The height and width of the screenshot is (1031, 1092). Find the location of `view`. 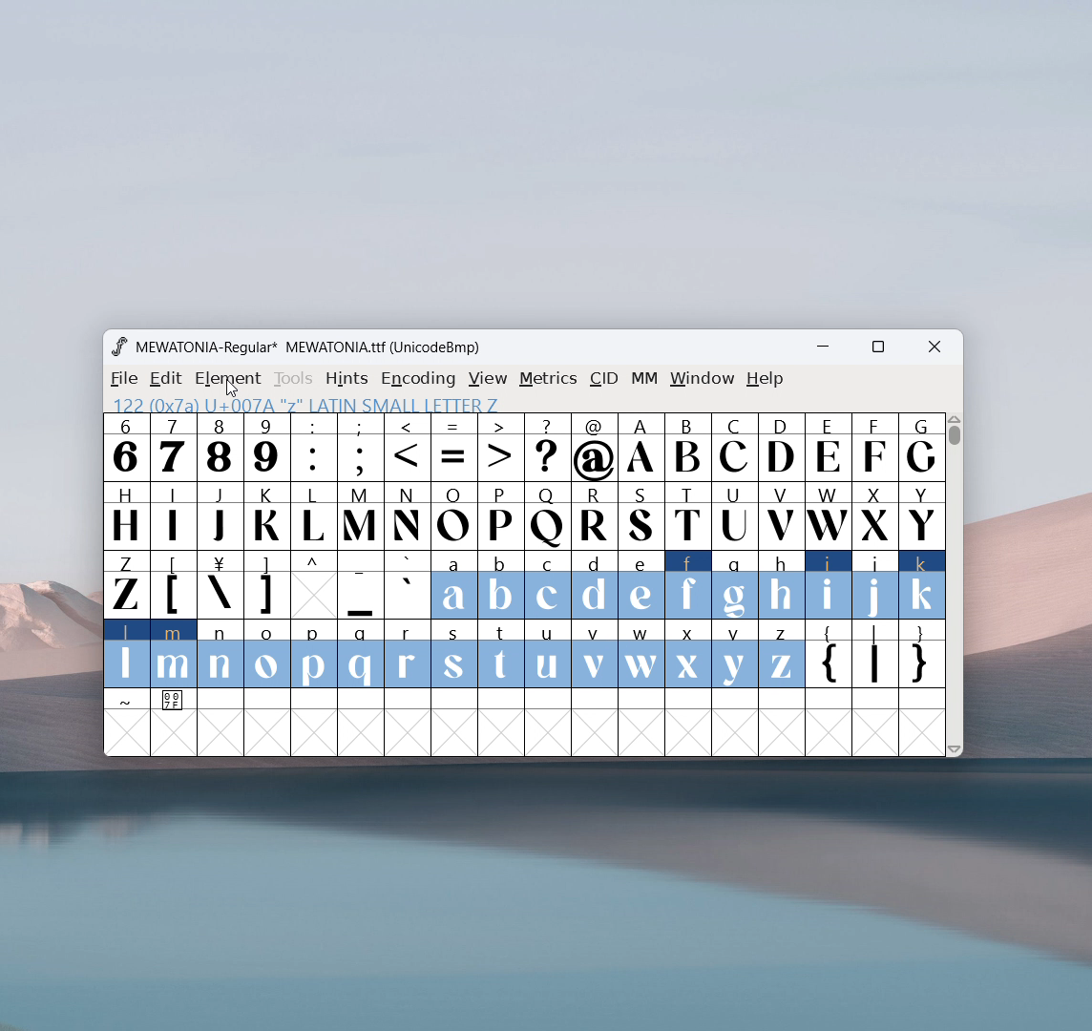

view is located at coordinates (488, 379).